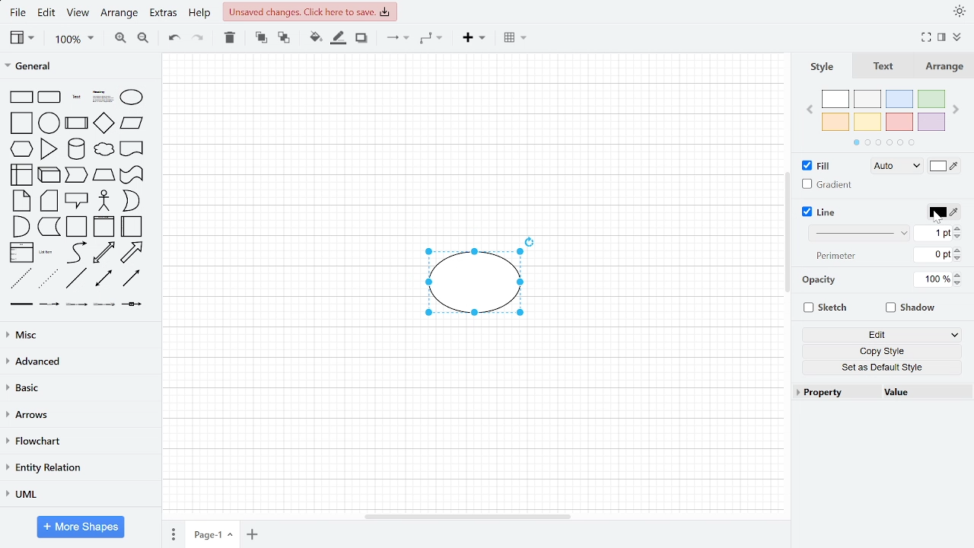 This screenshot has width=974, height=548. What do you see at coordinates (132, 98) in the screenshot?
I see `ellipse` at bounding box center [132, 98].